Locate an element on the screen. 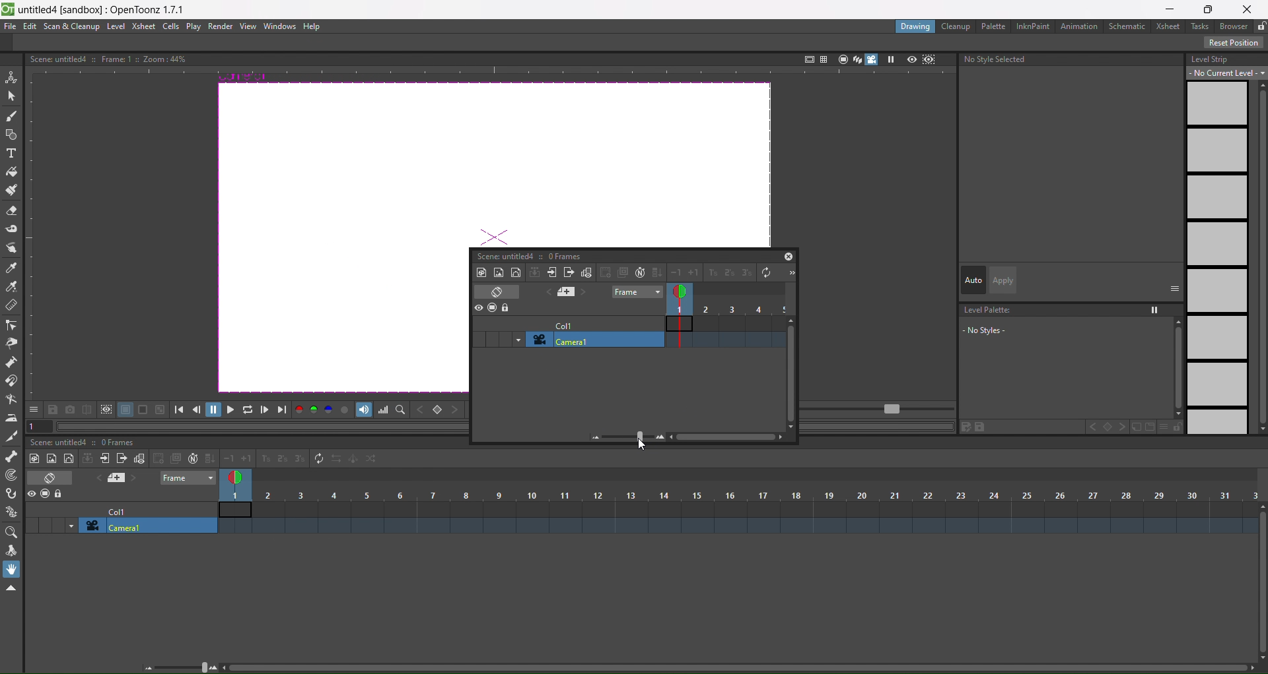 Image resolution: width=1268 pixels, height=674 pixels. add new memo is located at coordinates (118, 479).